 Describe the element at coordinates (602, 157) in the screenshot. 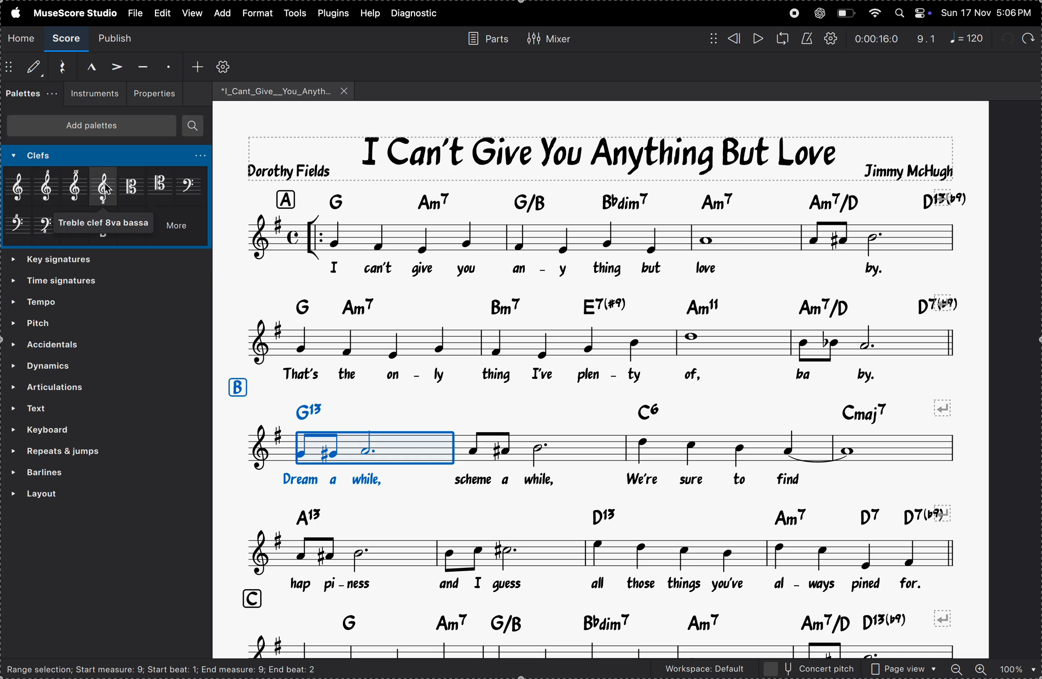

I see `title` at that location.